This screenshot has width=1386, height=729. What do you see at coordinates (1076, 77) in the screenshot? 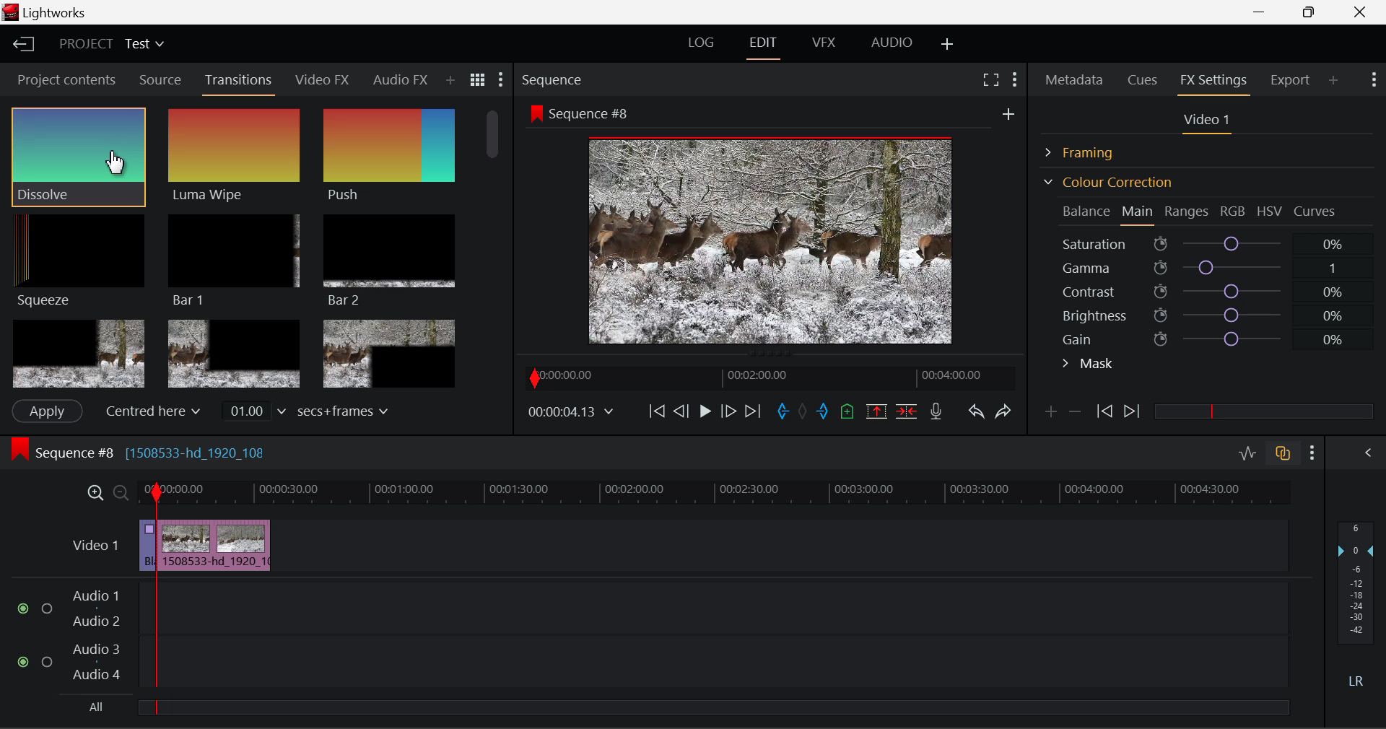
I see `Metadata Panel` at bounding box center [1076, 77].